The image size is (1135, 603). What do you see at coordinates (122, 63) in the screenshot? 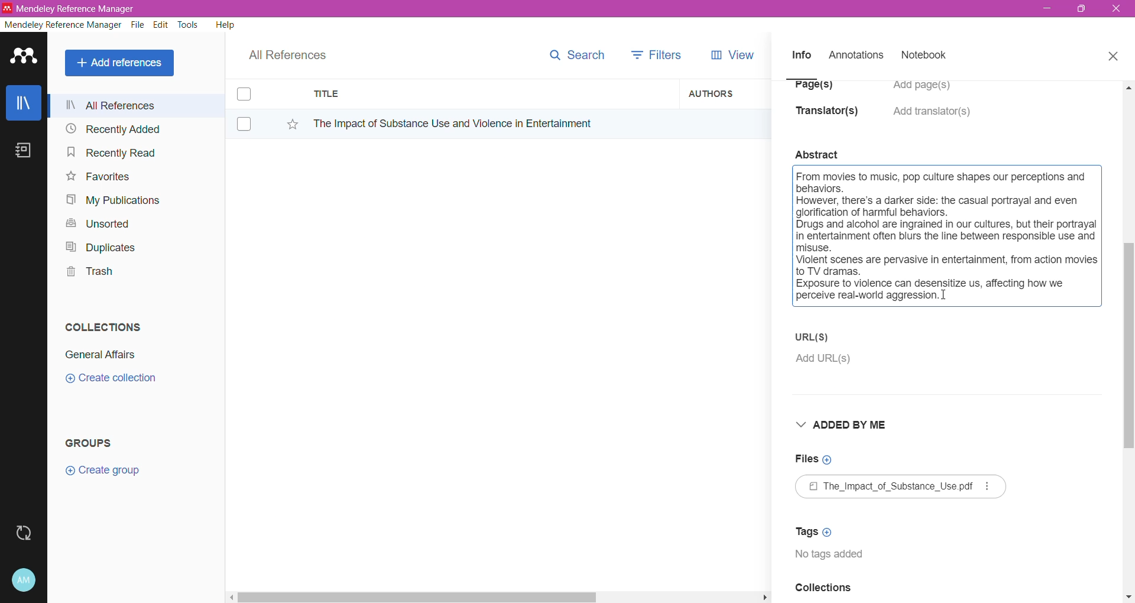
I see `Add References` at bounding box center [122, 63].